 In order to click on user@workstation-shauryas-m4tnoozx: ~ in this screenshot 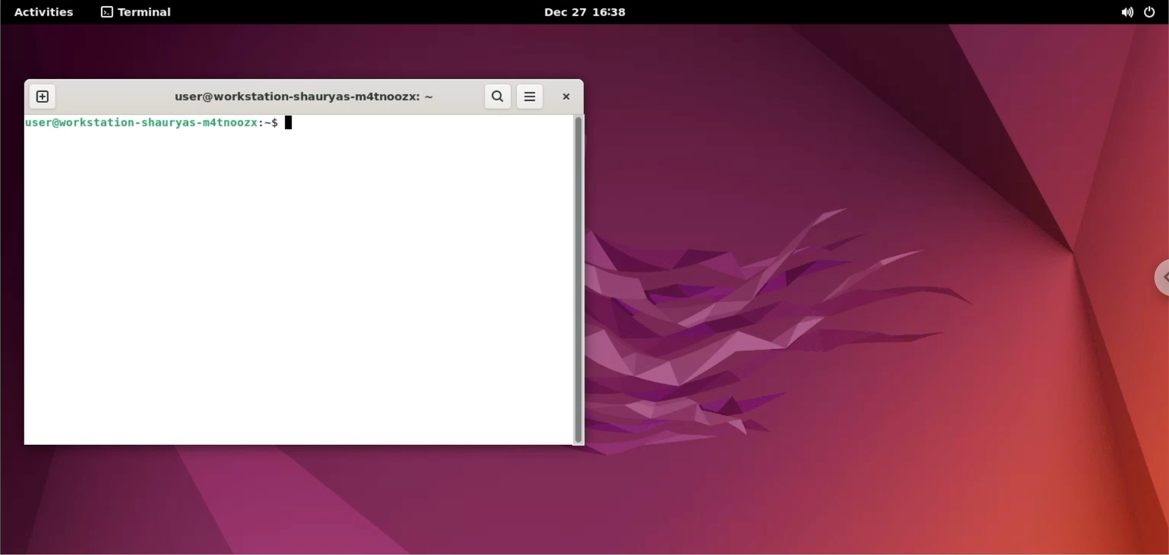, I will do `click(298, 99)`.